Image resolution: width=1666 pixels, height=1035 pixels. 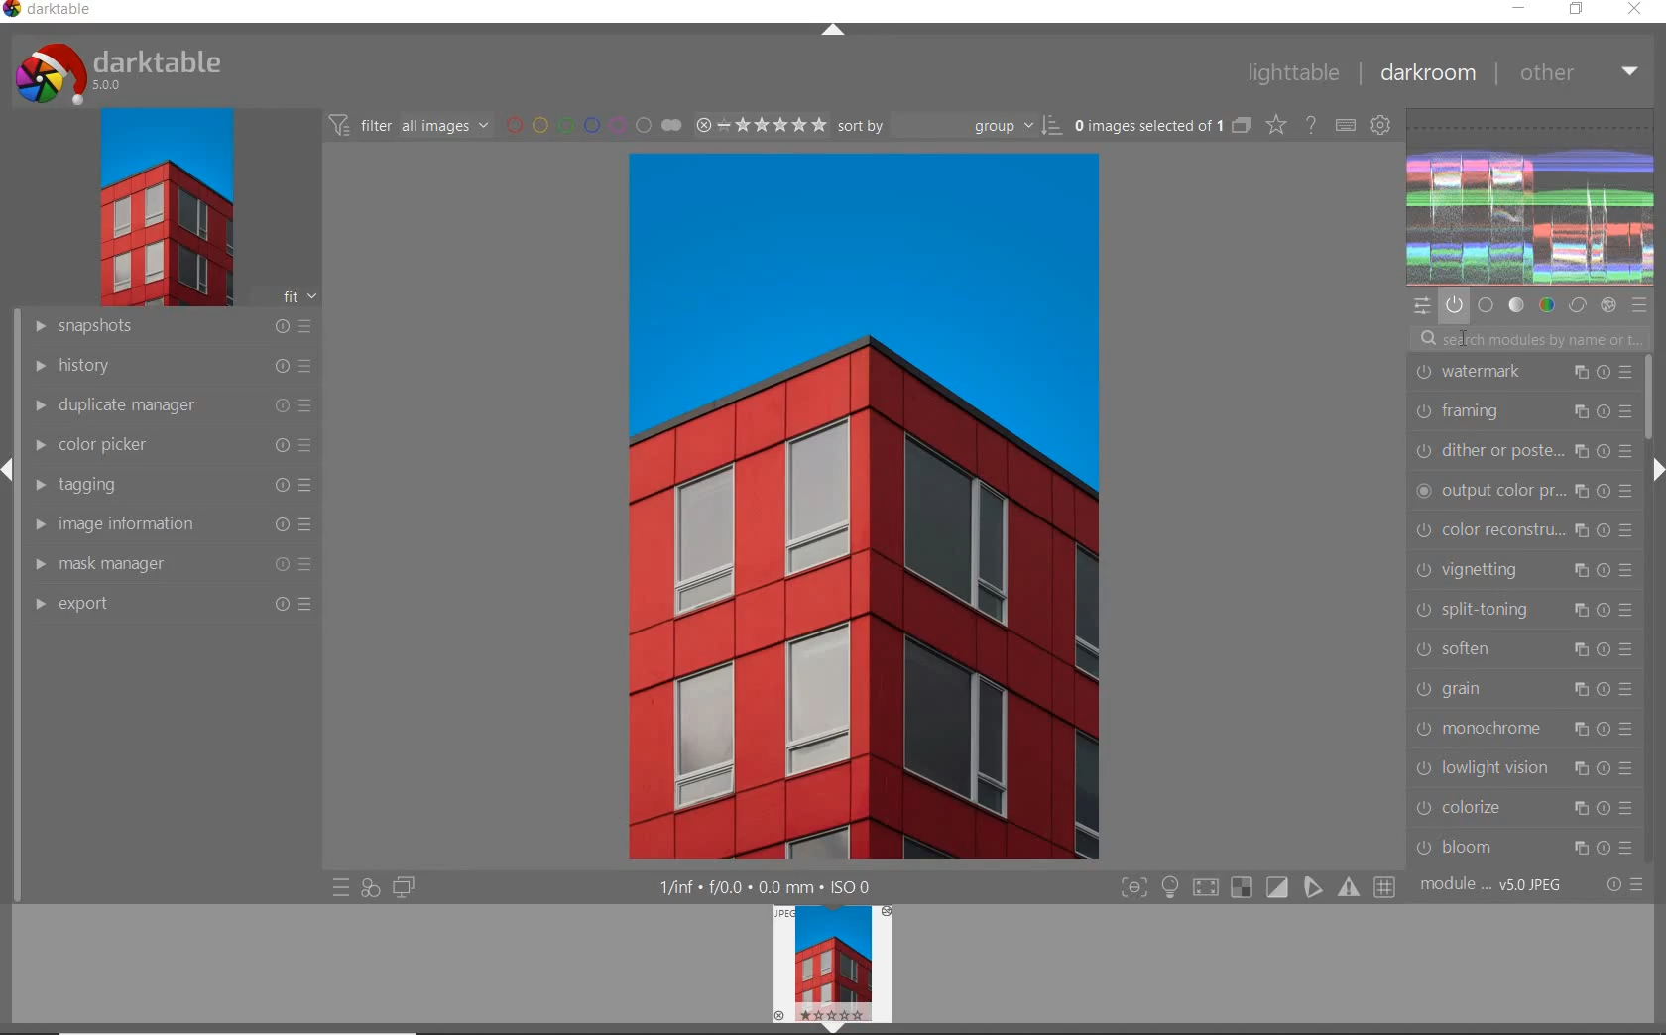 What do you see at coordinates (172, 605) in the screenshot?
I see `export` at bounding box center [172, 605].